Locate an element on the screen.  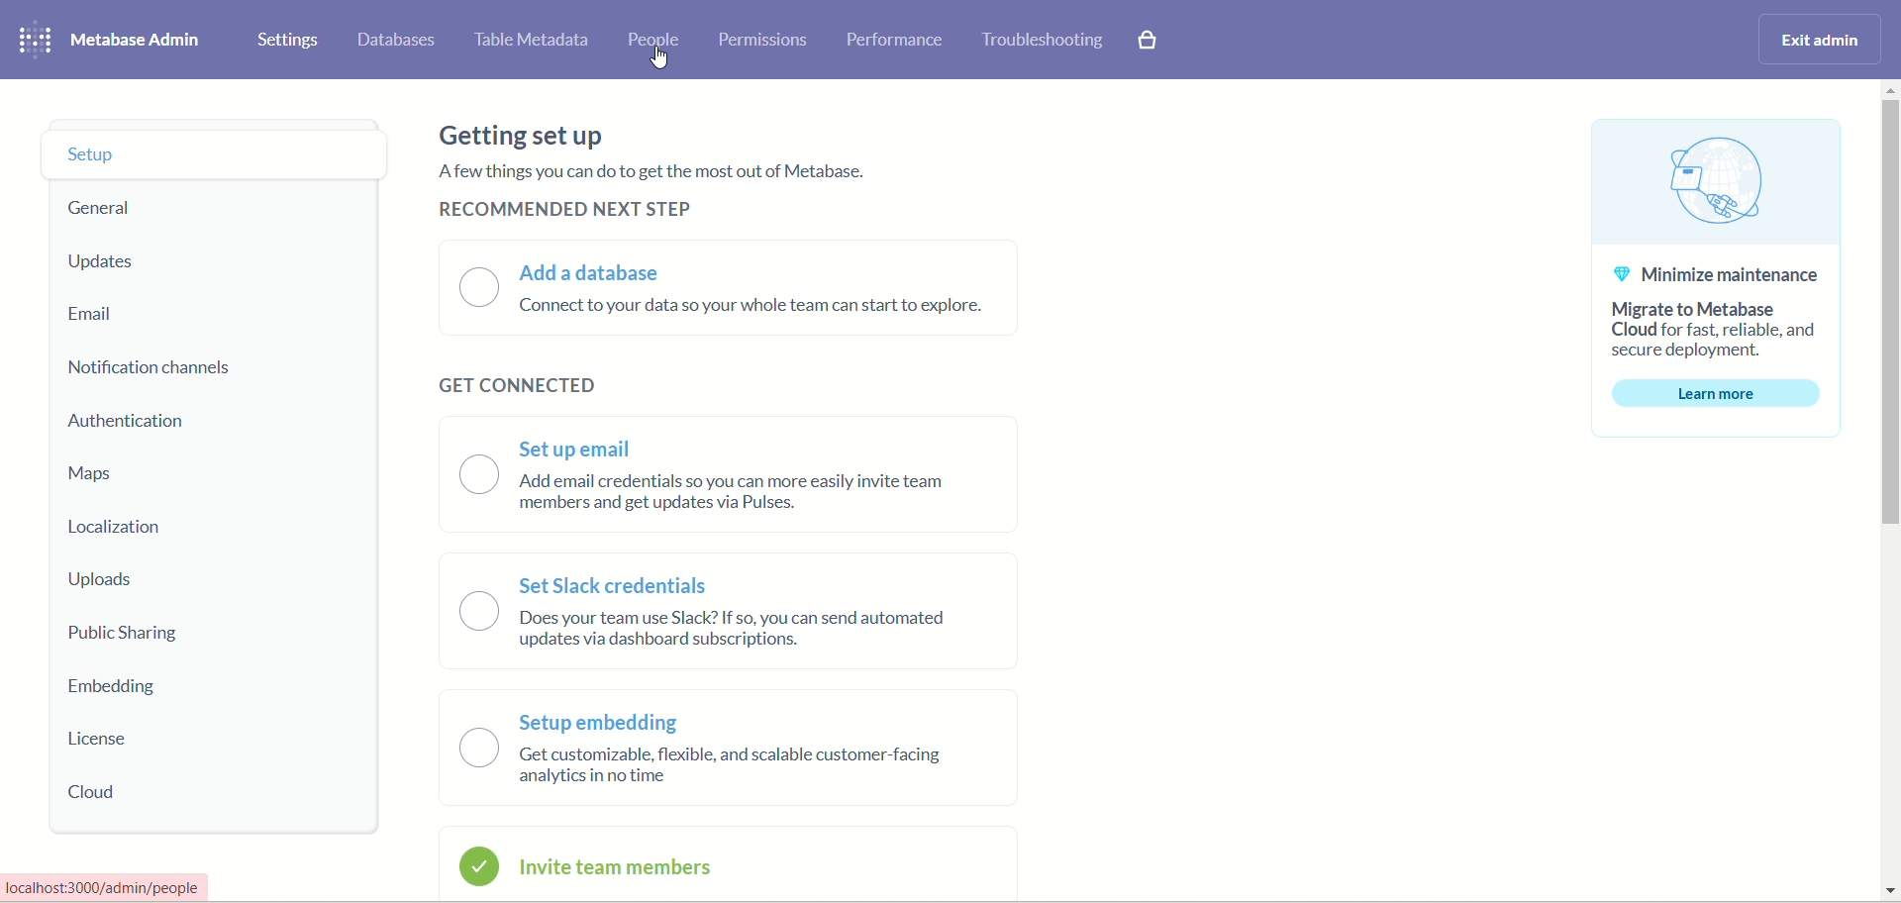
setup is located at coordinates (212, 158).